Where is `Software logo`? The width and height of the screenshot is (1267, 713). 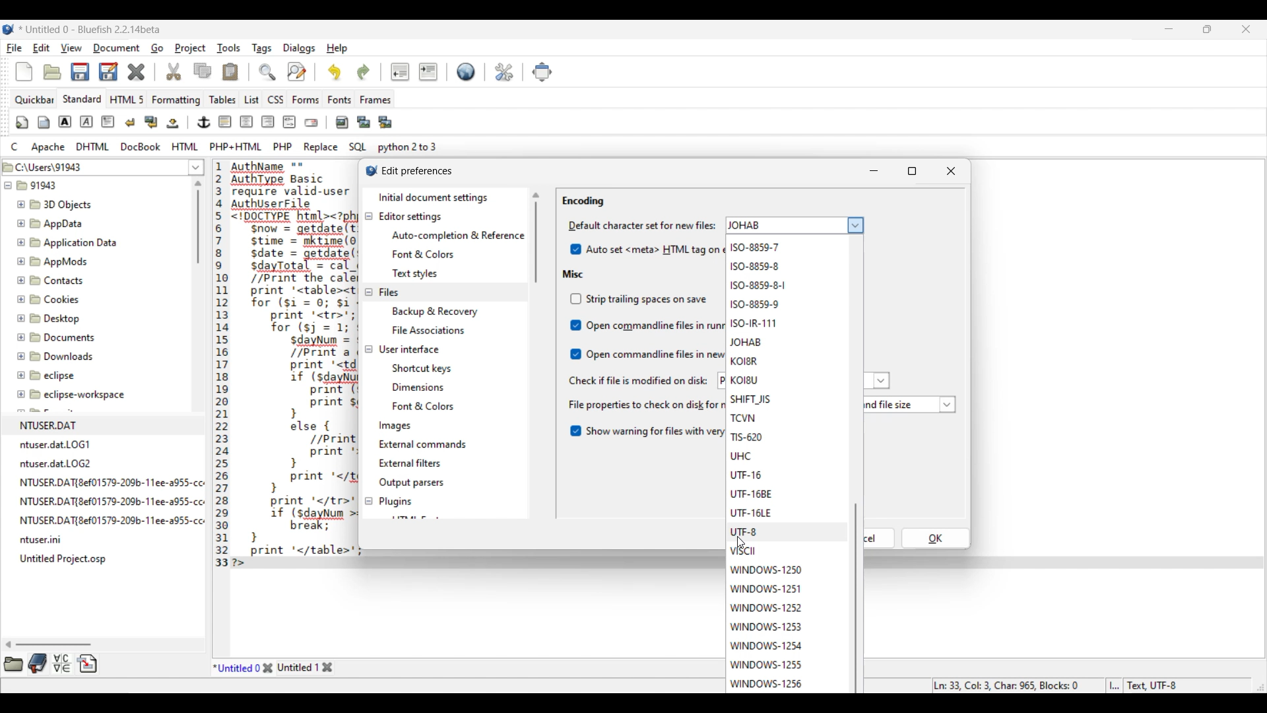
Software logo is located at coordinates (9, 29).